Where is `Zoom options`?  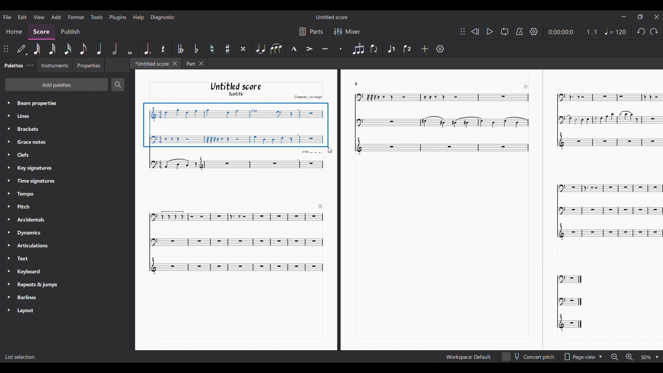 Zoom options is located at coordinates (646, 357).